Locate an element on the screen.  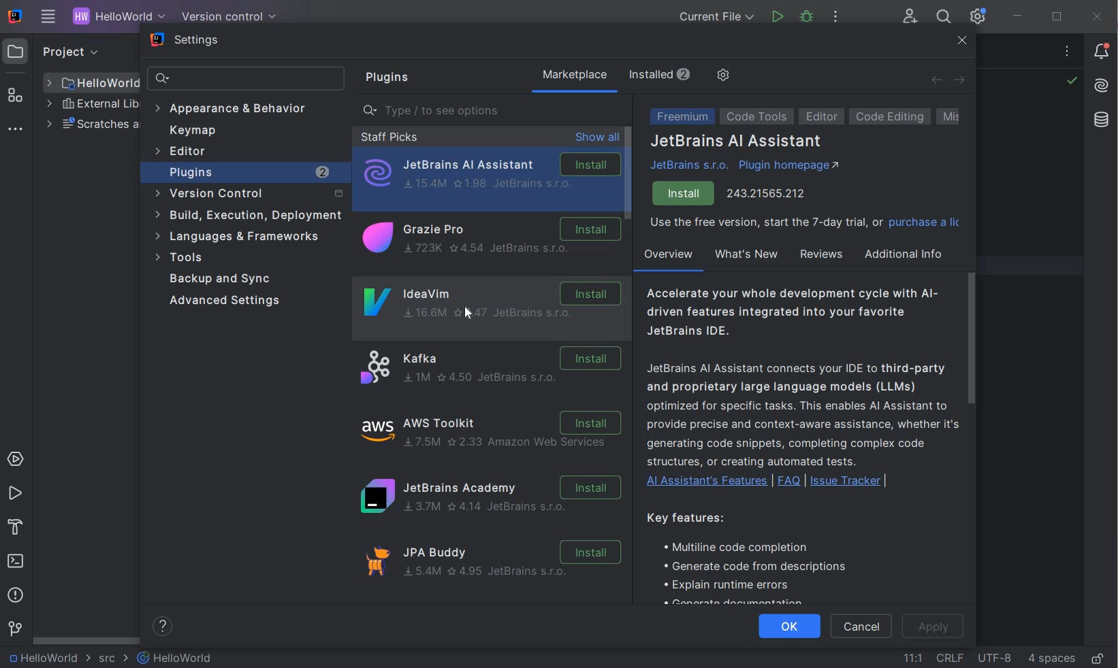
editor is located at coordinates (822, 117).